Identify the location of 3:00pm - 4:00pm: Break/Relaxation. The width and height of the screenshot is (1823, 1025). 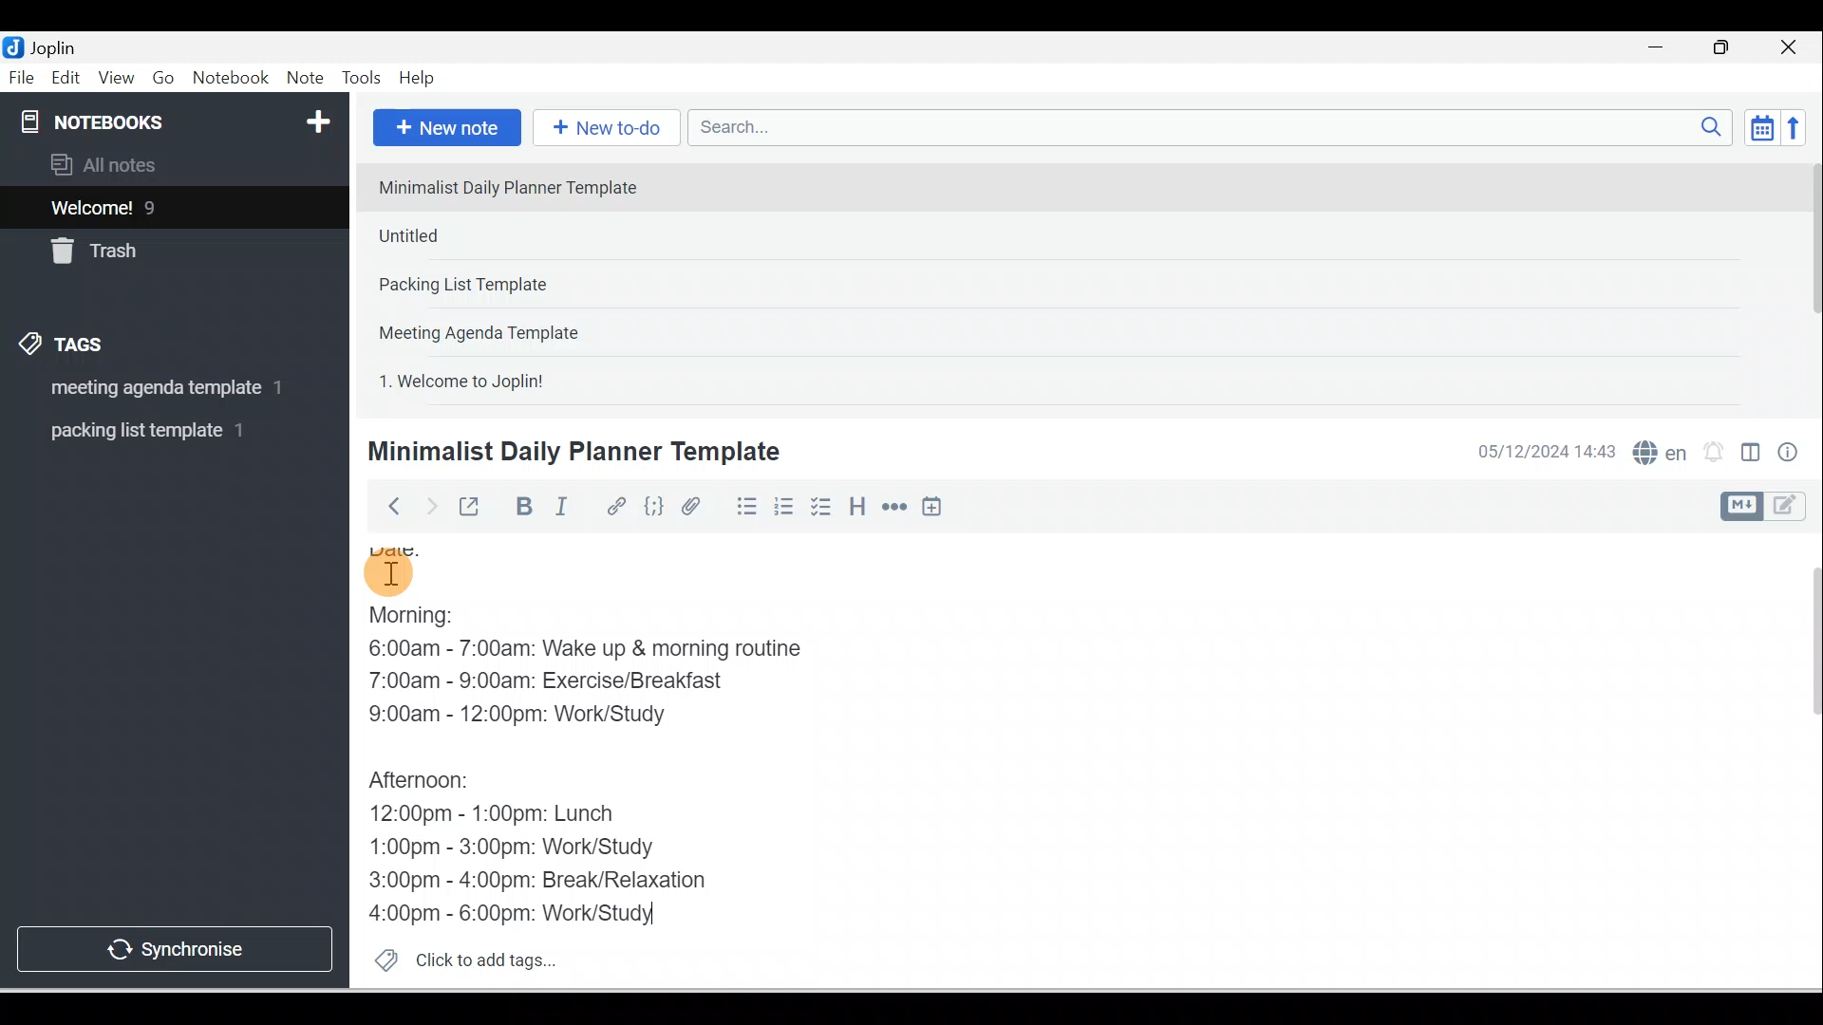
(578, 880).